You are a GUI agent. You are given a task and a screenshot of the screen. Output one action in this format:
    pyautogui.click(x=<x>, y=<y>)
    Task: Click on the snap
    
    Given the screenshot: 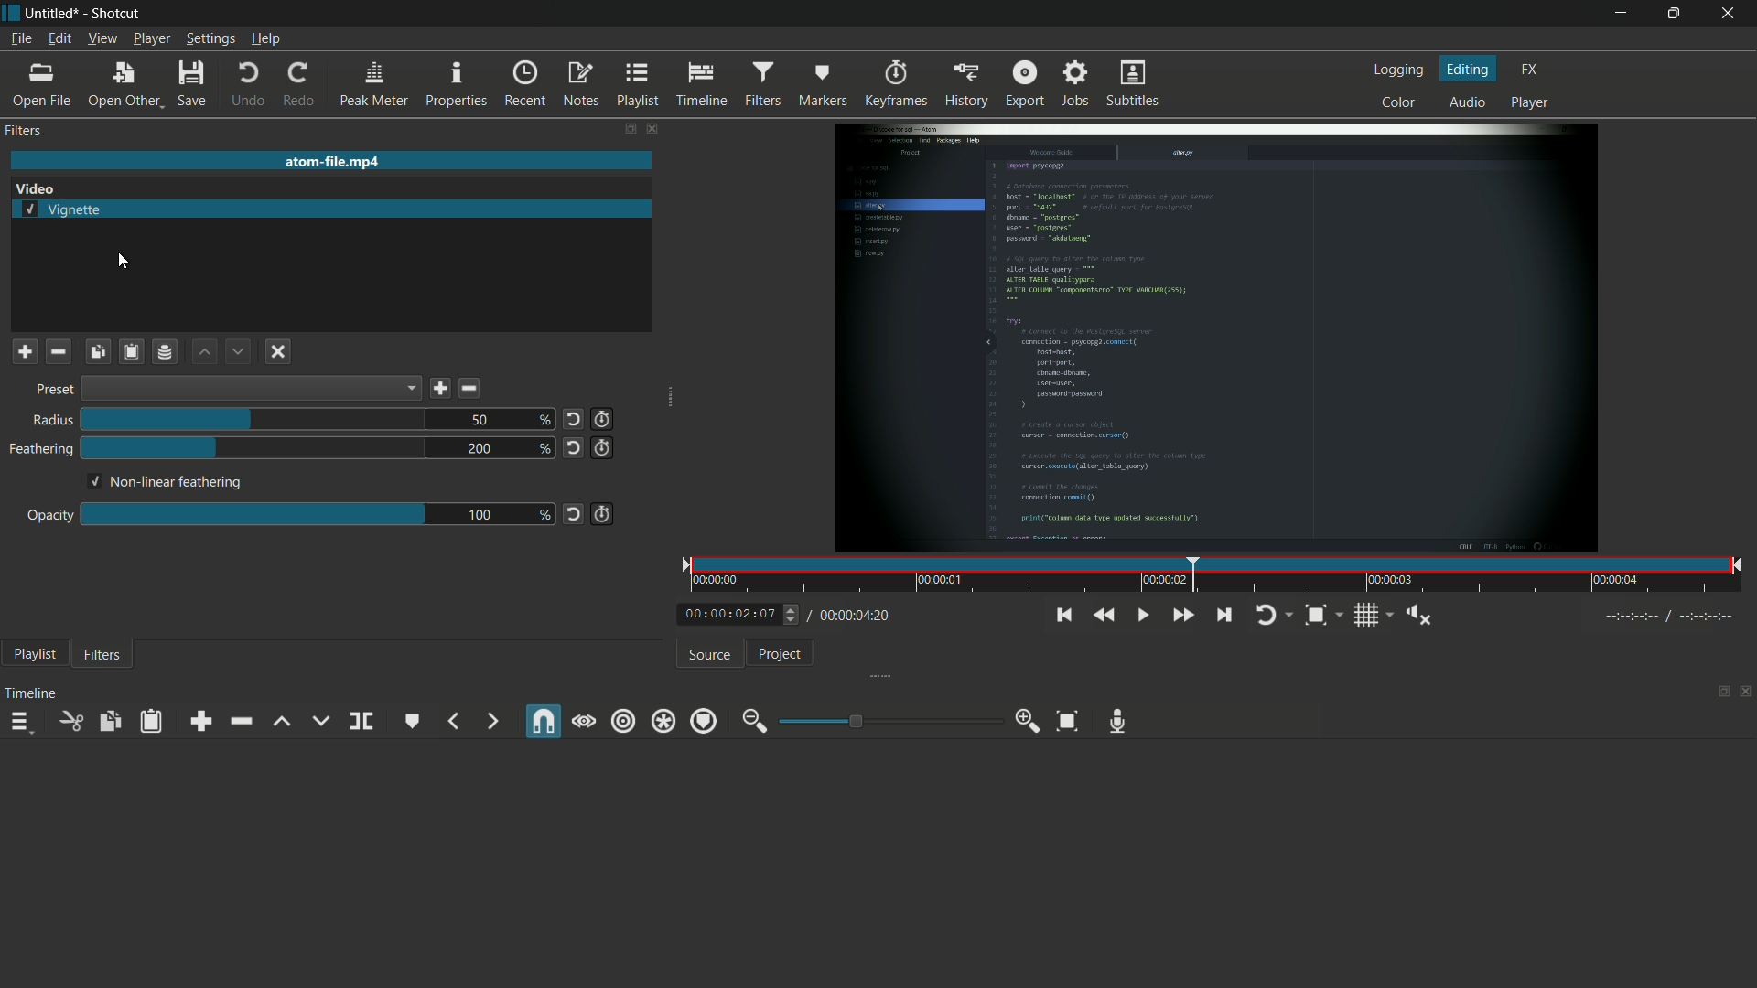 What is the action you would take?
    pyautogui.click(x=544, y=721)
    